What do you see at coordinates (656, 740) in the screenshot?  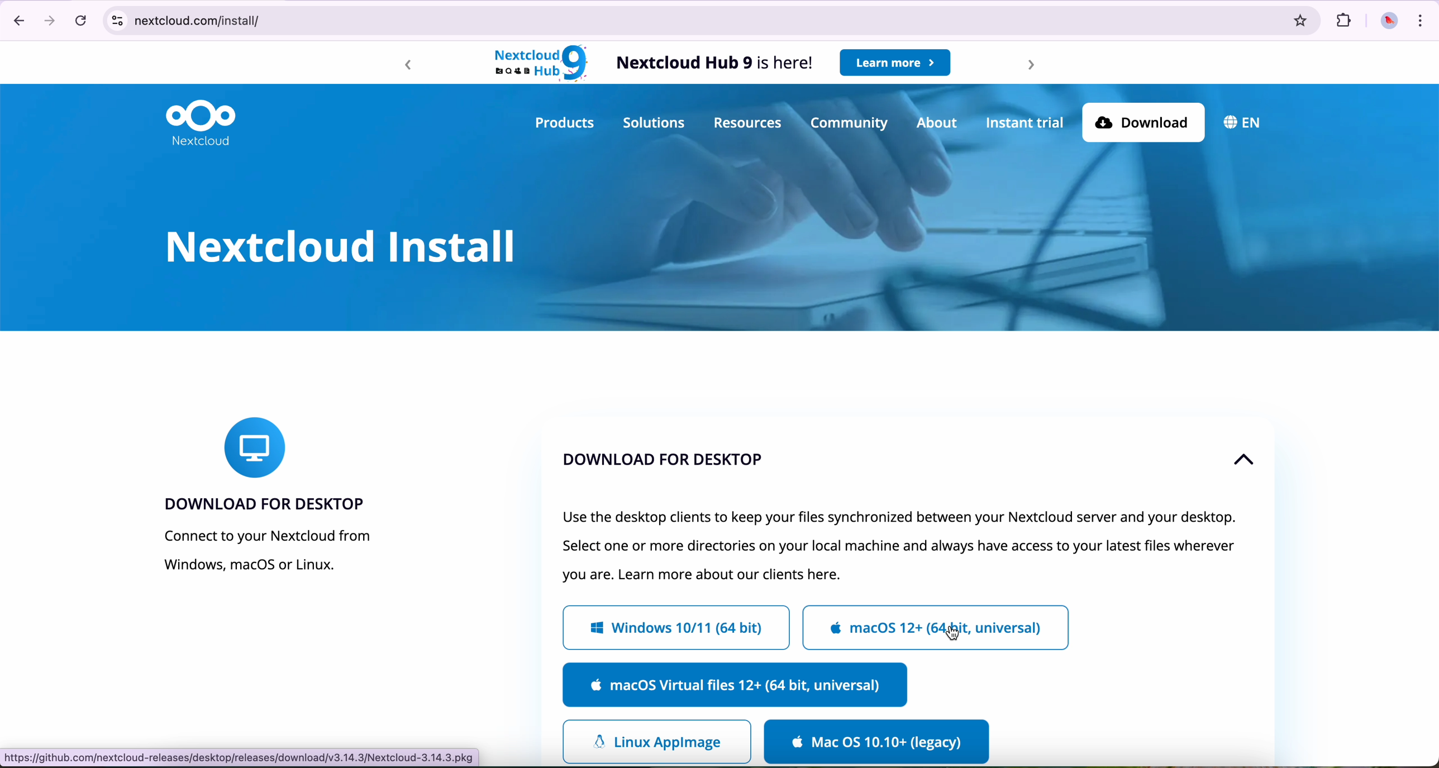 I see `Linux app image` at bounding box center [656, 740].